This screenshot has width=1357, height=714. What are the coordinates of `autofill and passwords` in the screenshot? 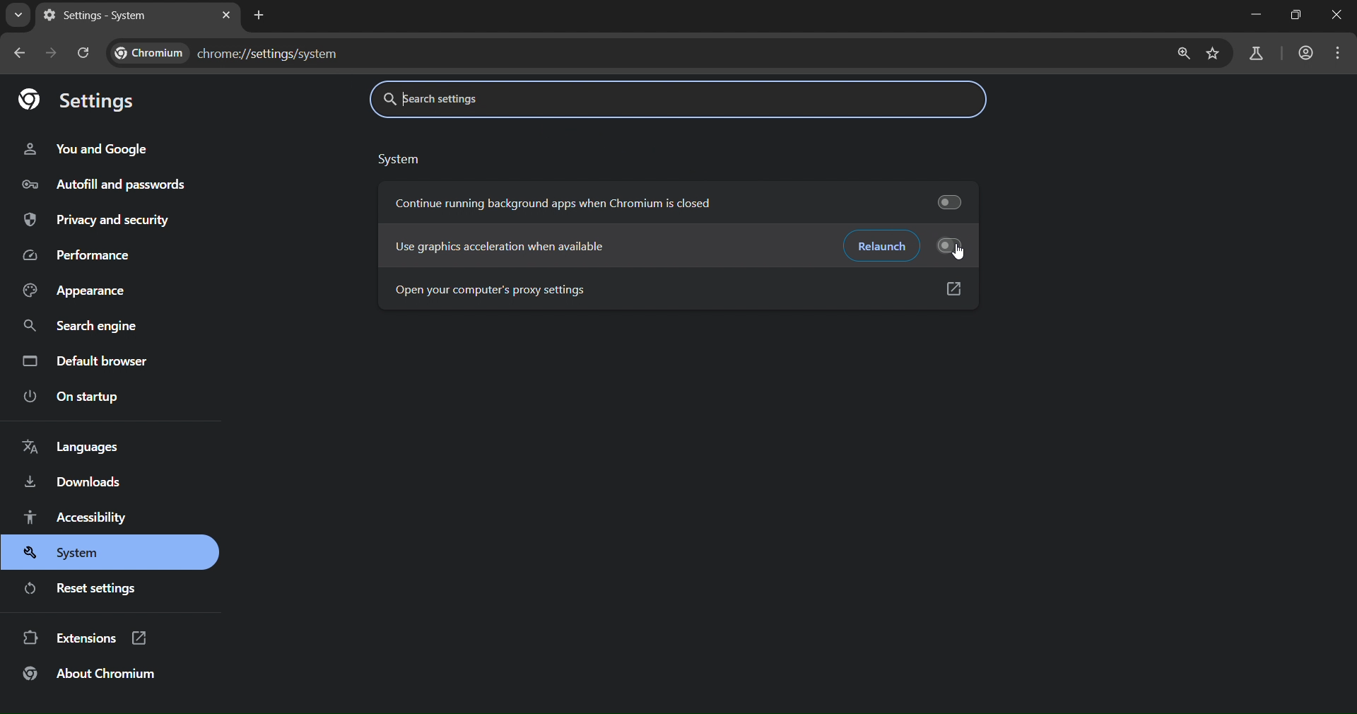 It's located at (110, 183).